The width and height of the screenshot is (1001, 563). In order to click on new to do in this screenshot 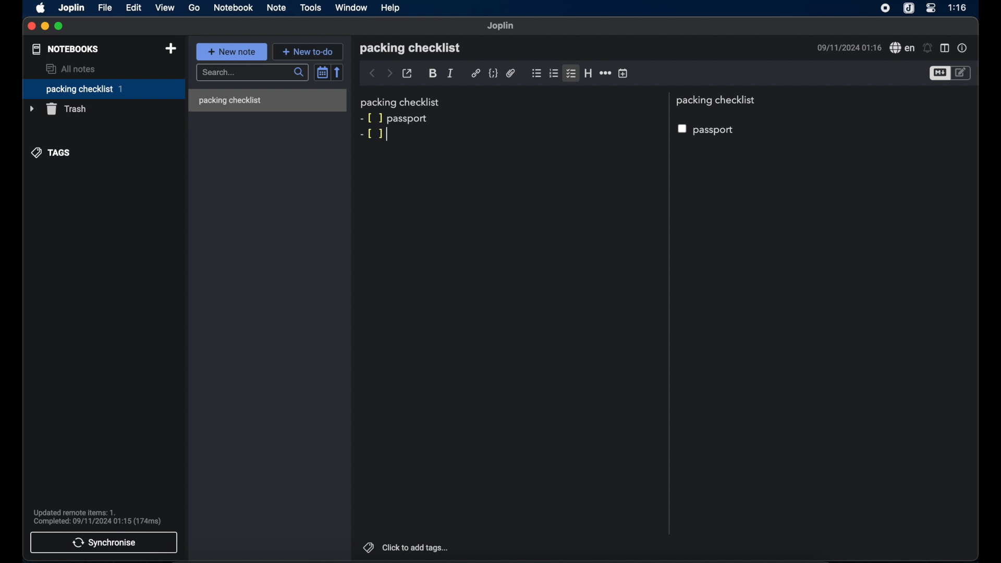, I will do `click(308, 51)`.